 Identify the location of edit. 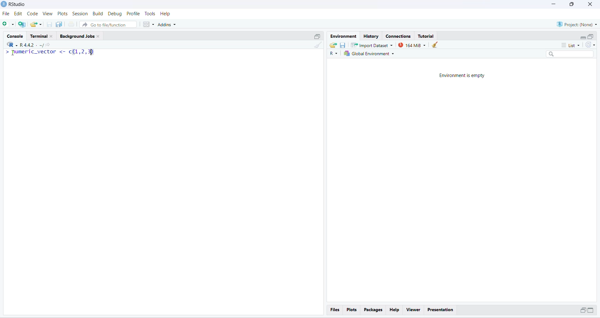
(18, 14).